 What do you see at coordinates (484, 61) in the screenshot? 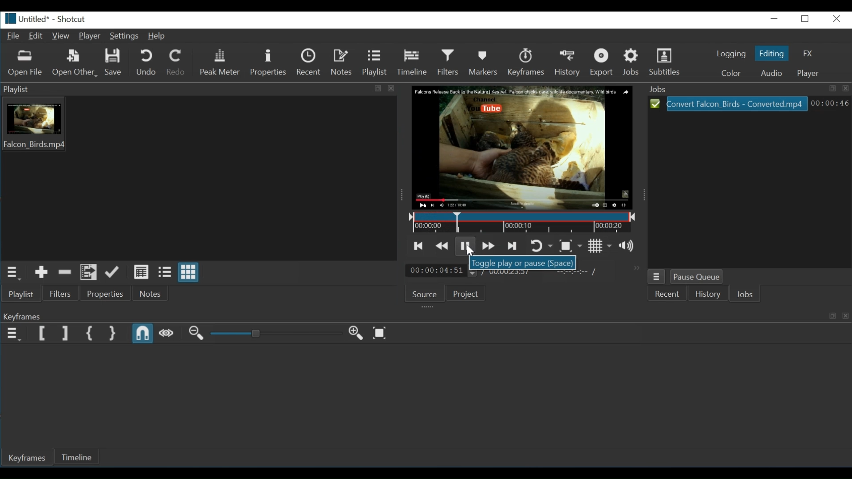
I see `Markers` at bounding box center [484, 61].